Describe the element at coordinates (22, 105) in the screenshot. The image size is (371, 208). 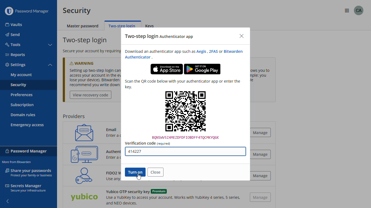
I see `subscription` at that location.